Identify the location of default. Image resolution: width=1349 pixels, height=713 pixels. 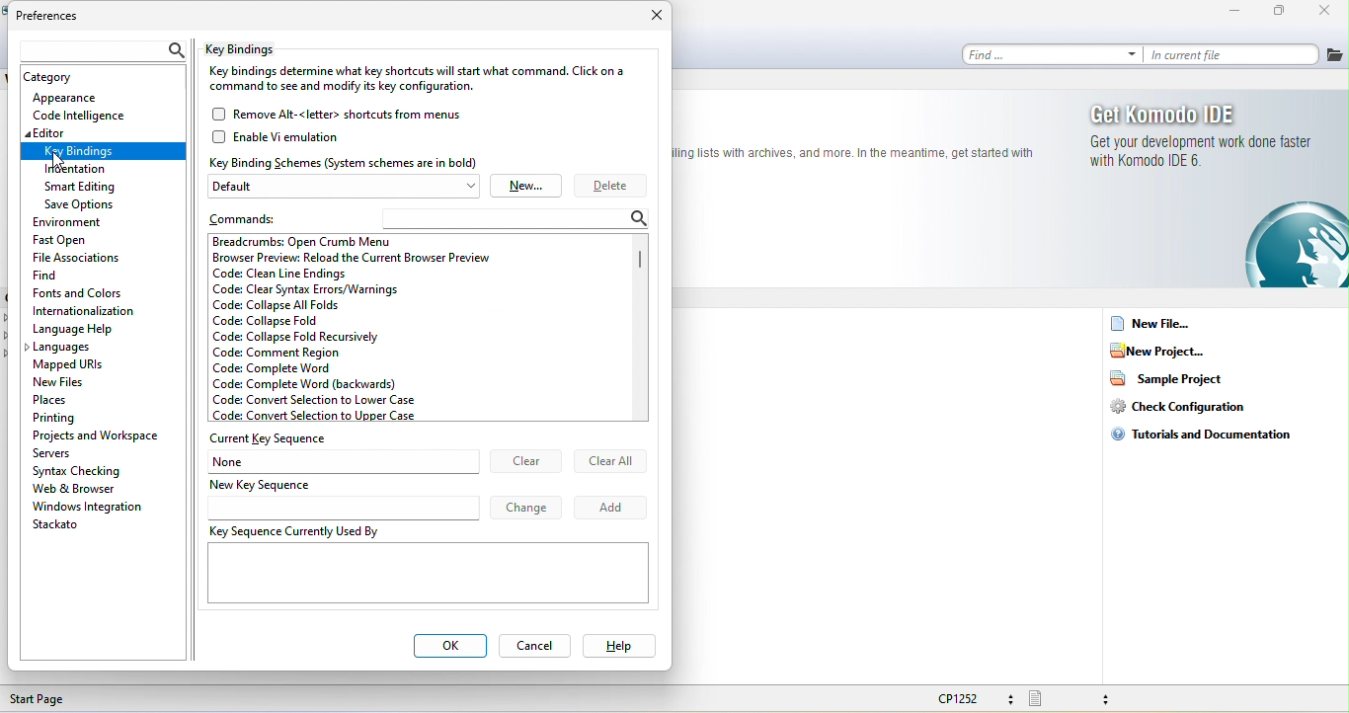
(347, 187).